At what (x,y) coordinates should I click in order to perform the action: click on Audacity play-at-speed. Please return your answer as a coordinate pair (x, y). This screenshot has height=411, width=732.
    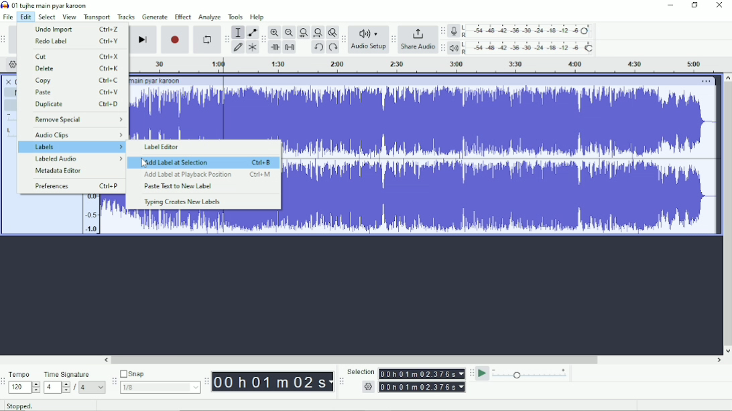
    Looking at the image, I should click on (471, 374).